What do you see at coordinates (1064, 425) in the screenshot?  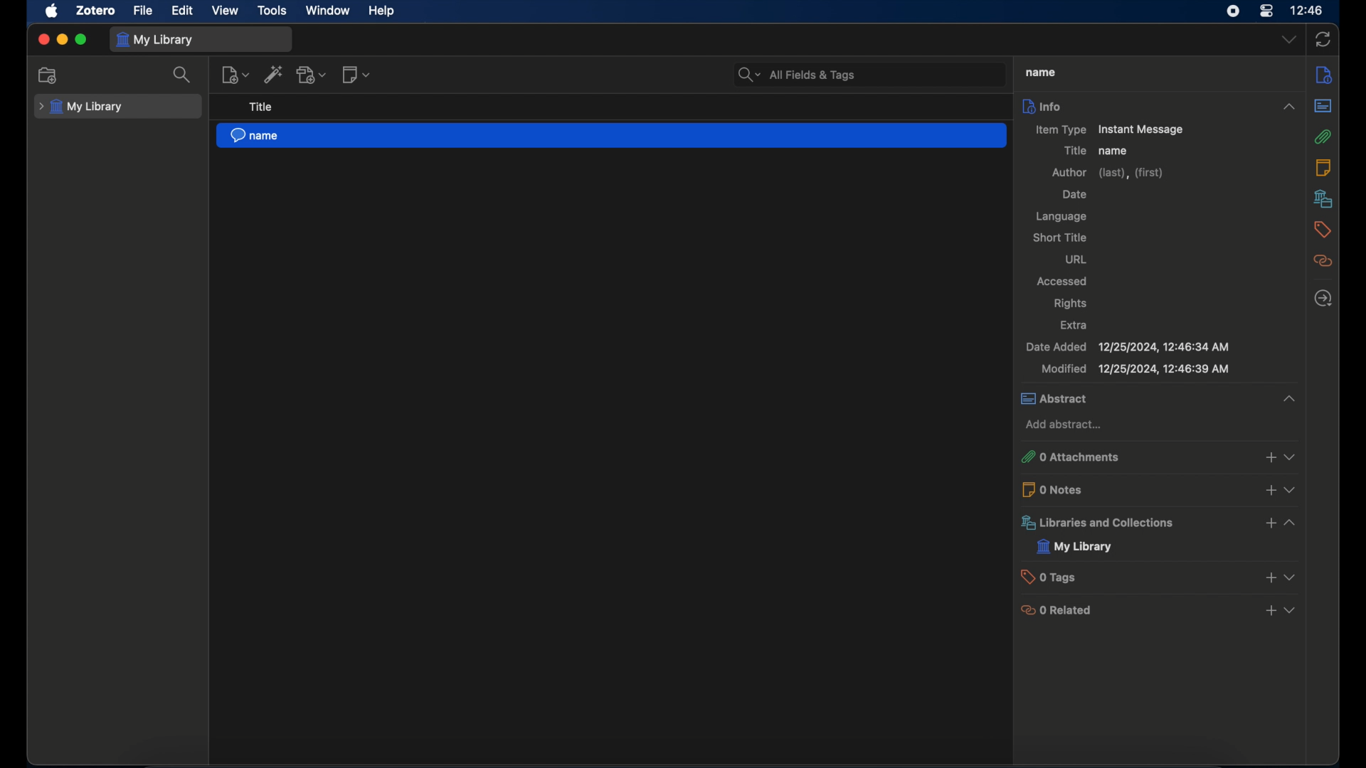 I see `add abstract` at bounding box center [1064, 425].